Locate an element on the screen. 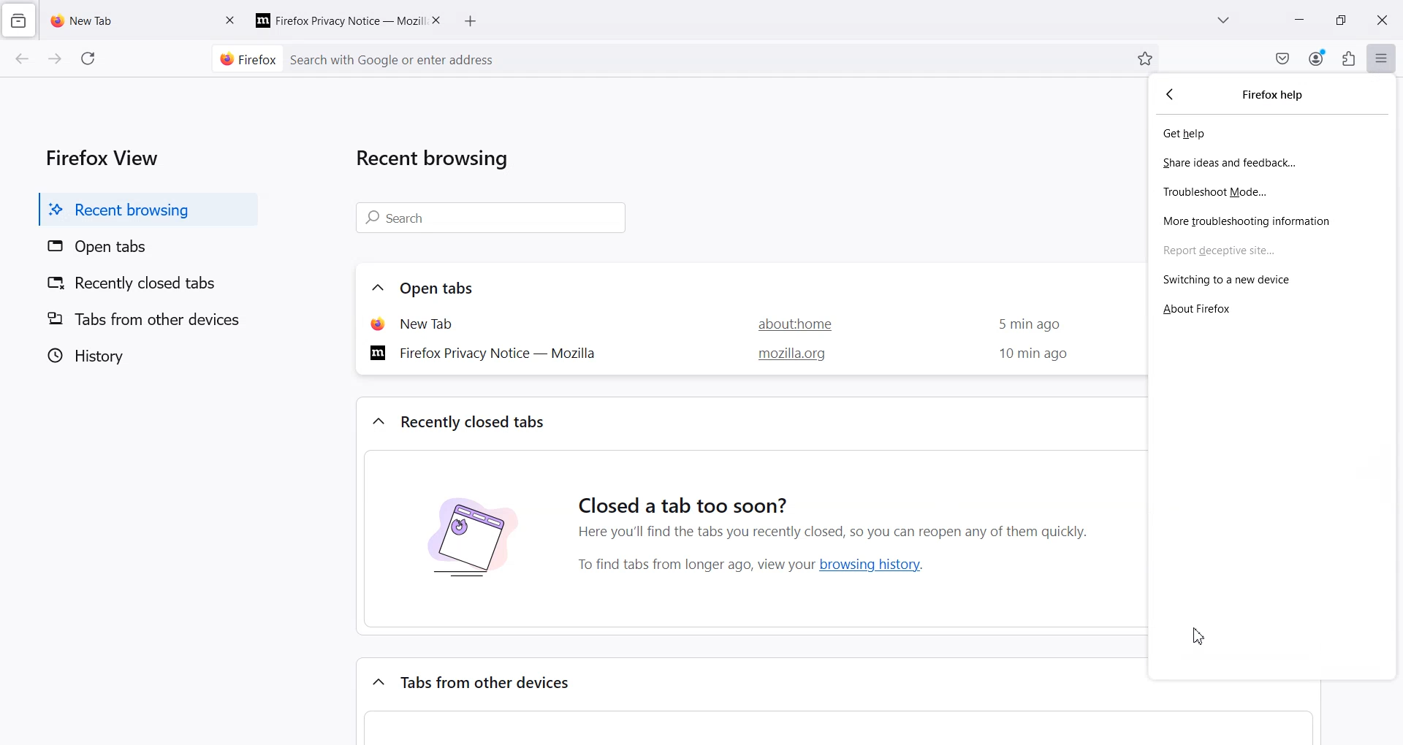 This screenshot has height=745, width=1403. History is located at coordinates (143, 355).